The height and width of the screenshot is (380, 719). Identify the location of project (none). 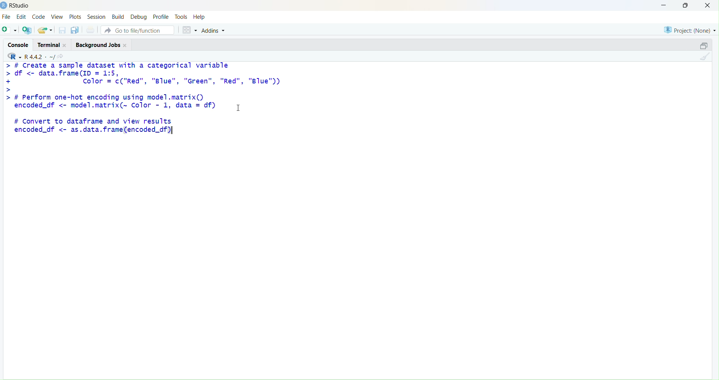
(690, 30).